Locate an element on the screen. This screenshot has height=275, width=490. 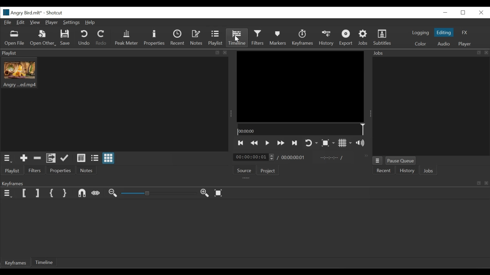
Add files to the playlist is located at coordinates (51, 159).